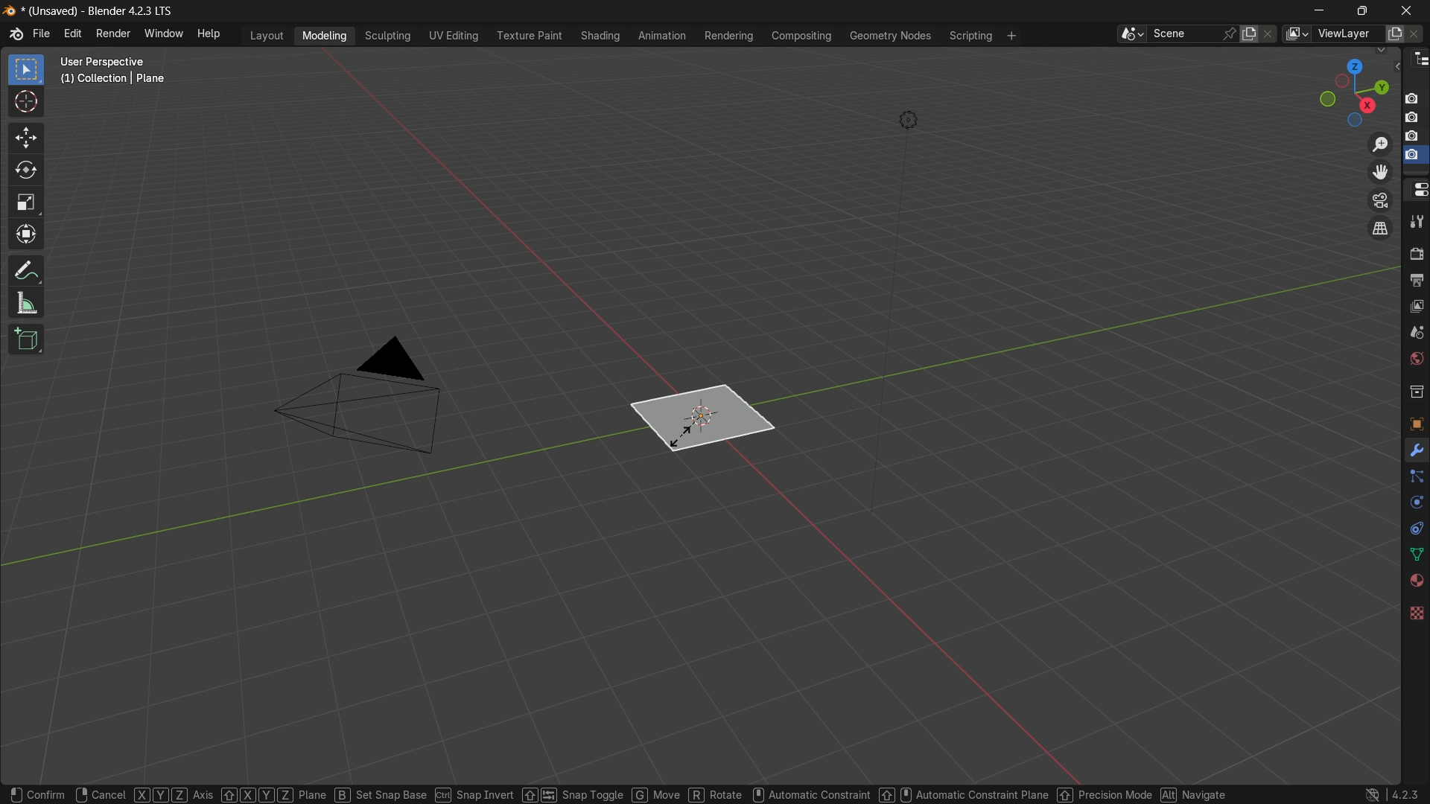 The image size is (1430, 804). I want to click on 4.2.3, so click(1388, 792).